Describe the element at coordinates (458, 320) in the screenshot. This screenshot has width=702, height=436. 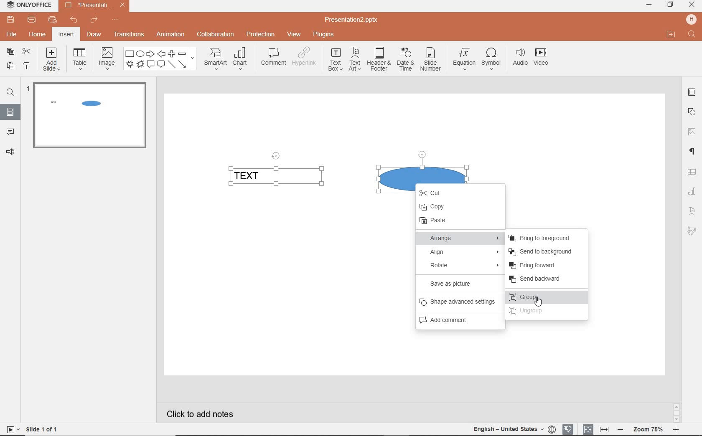
I see `ADD COMMENT` at that location.